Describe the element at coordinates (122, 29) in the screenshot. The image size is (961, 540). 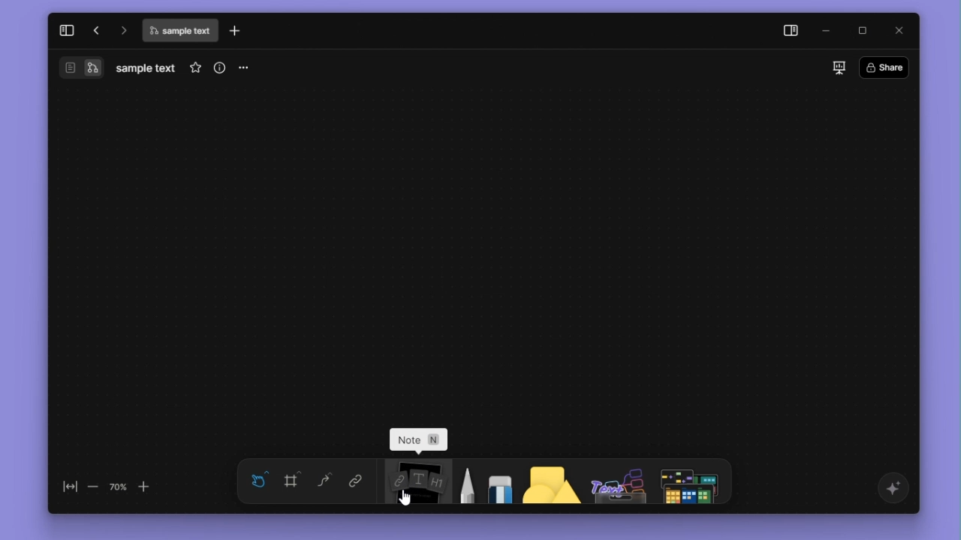
I see `go forward` at that location.